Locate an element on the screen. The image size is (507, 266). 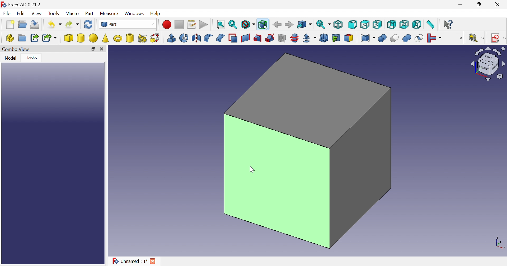
Unnamed : 1* is located at coordinates (130, 261).